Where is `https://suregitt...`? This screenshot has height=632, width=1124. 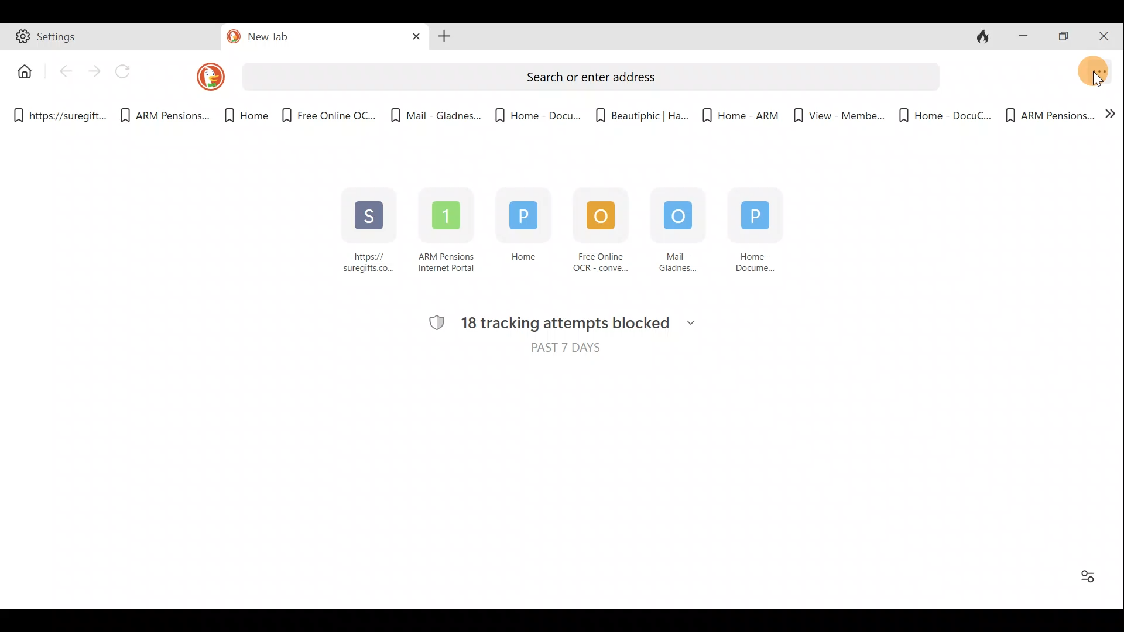
https://suregitt... is located at coordinates (62, 114).